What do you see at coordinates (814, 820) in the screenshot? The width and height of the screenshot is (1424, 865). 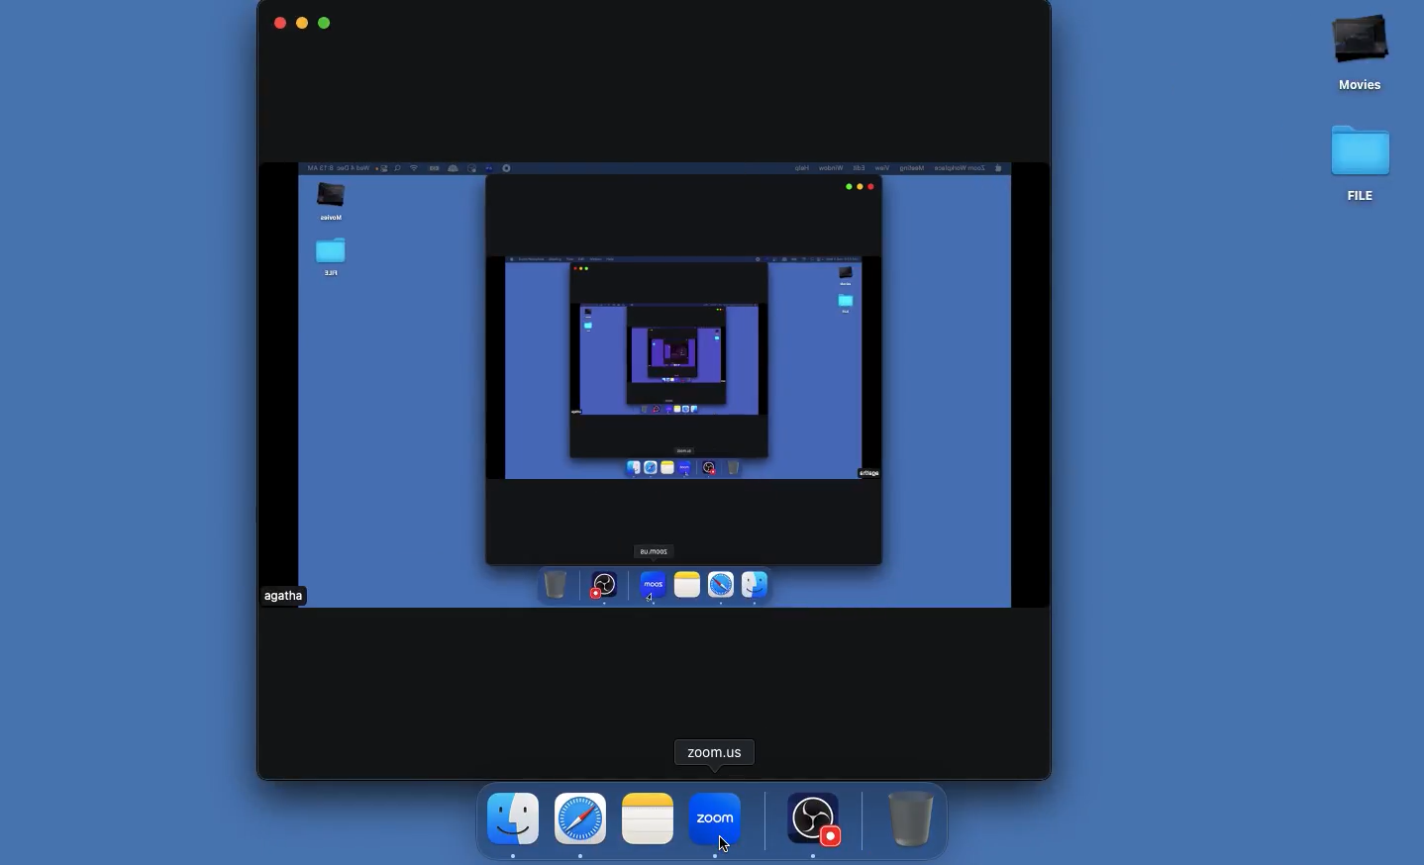 I see `OBS` at bounding box center [814, 820].